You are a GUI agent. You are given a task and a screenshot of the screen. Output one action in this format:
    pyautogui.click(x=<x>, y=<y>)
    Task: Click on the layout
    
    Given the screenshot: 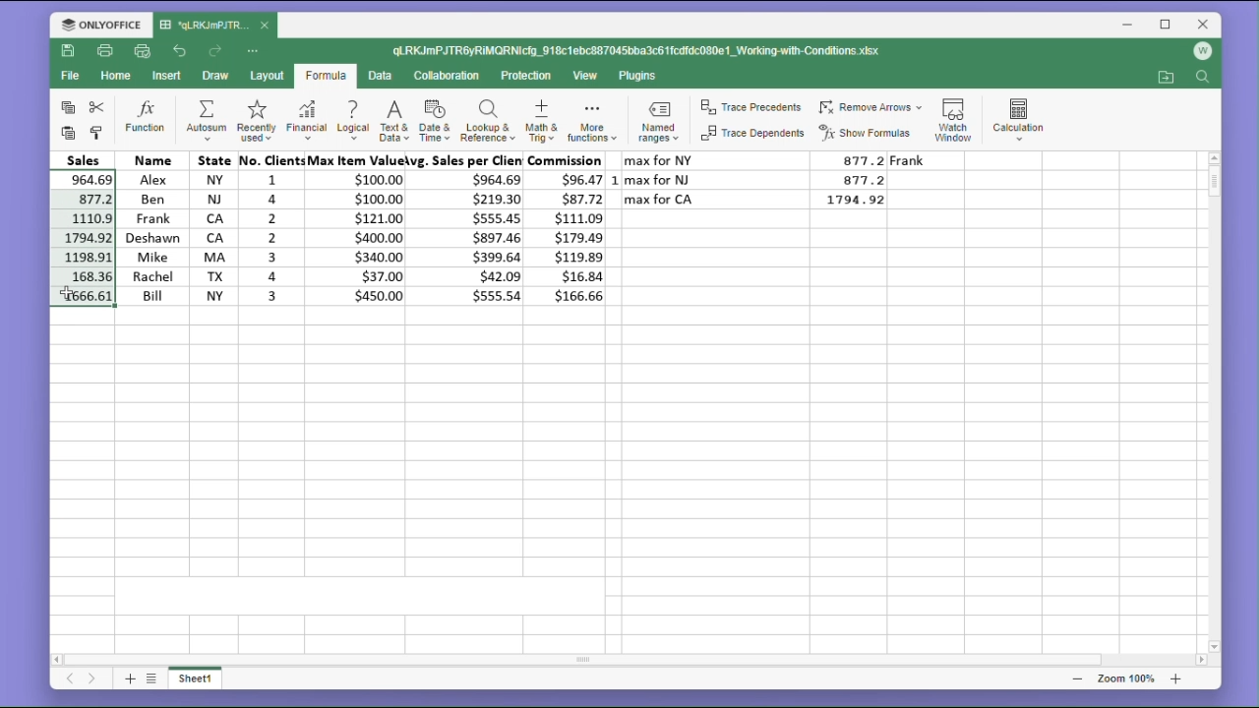 What is the action you would take?
    pyautogui.click(x=266, y=77)
    